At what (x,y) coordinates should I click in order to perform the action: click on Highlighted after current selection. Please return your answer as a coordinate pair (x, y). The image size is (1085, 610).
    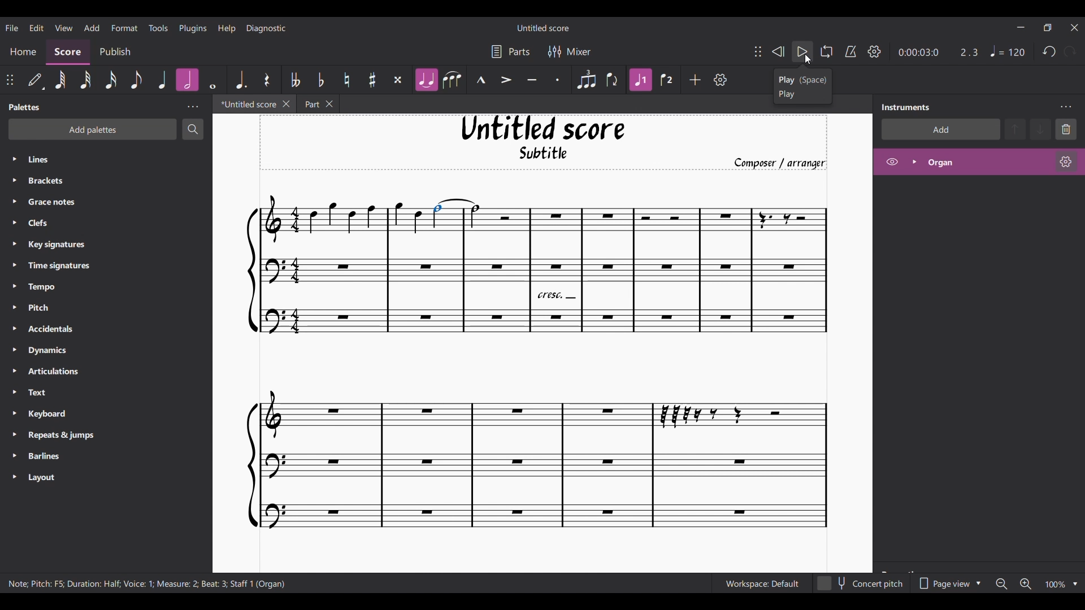
    Looking at the image, I should click on (162, 80).